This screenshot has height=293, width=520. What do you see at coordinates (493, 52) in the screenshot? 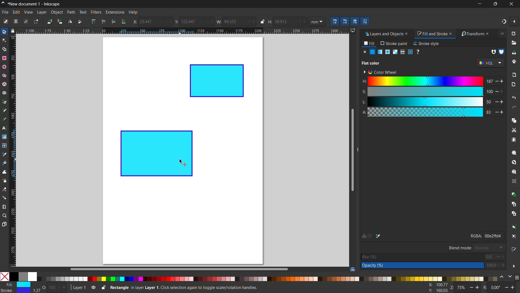
I see `any path self-intersections or subpaths create holes in the fill` at bounding box center [493, 52].